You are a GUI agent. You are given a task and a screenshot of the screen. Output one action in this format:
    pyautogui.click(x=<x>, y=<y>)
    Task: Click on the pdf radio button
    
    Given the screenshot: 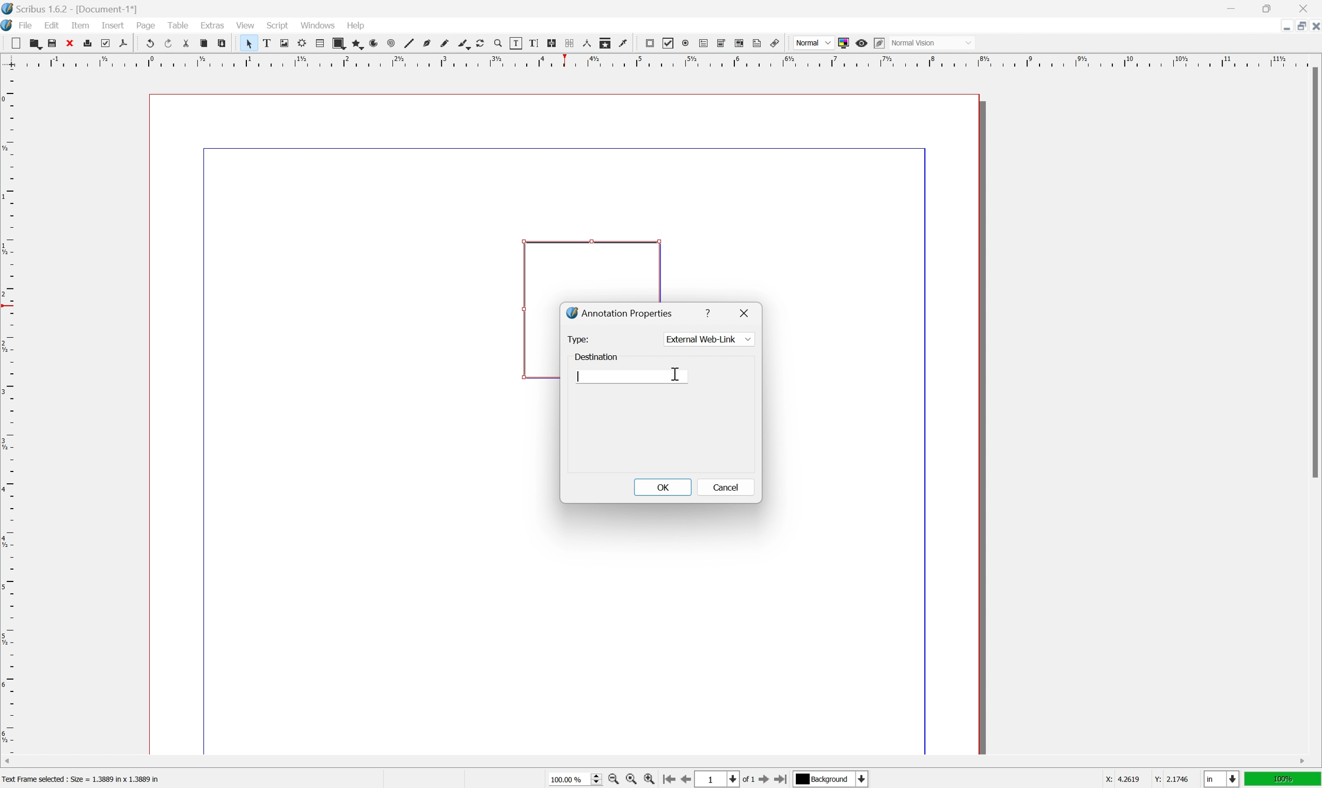 What is the action you would take?
    pyautogui.click(x=685, y=43)
    